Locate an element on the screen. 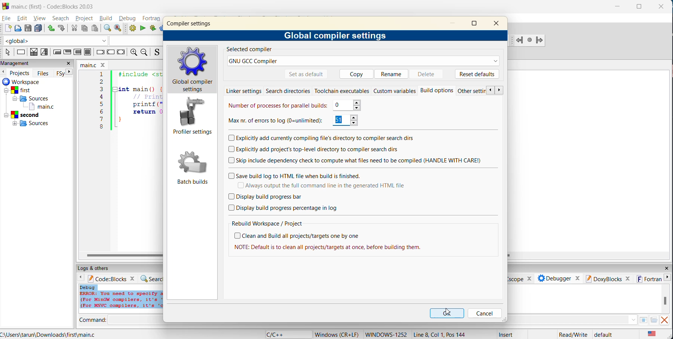 Image resolution: width=673 pixels, height=339 pixels. Windows (CR+LF) is located at coordinates (336, 334).